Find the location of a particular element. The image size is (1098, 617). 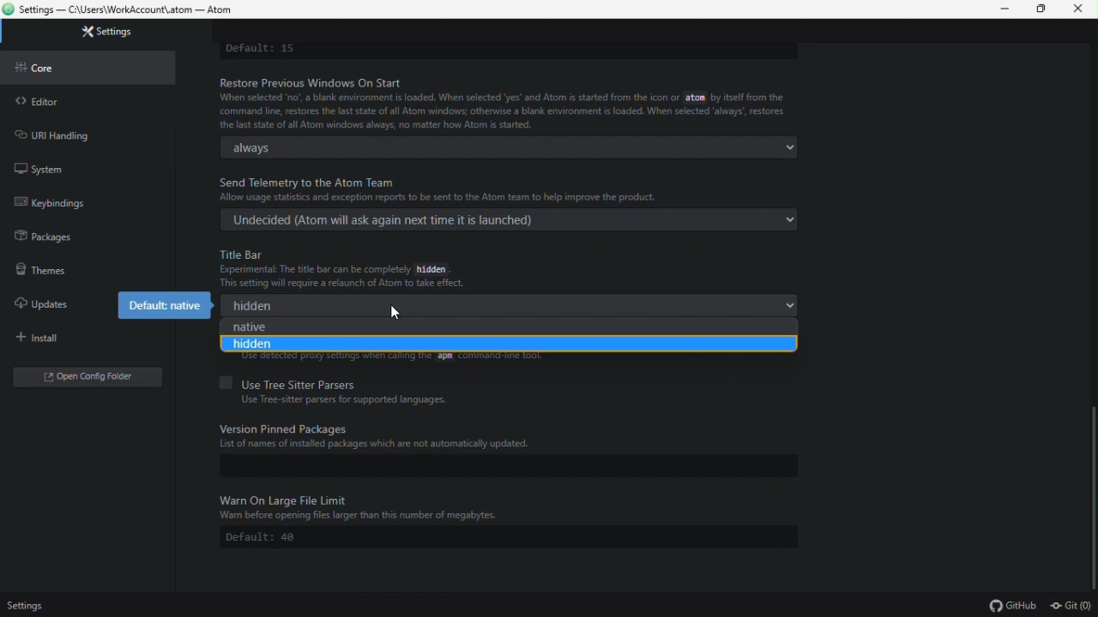

Use Tree Sitter Parsers is located at coordinates (293, 383).